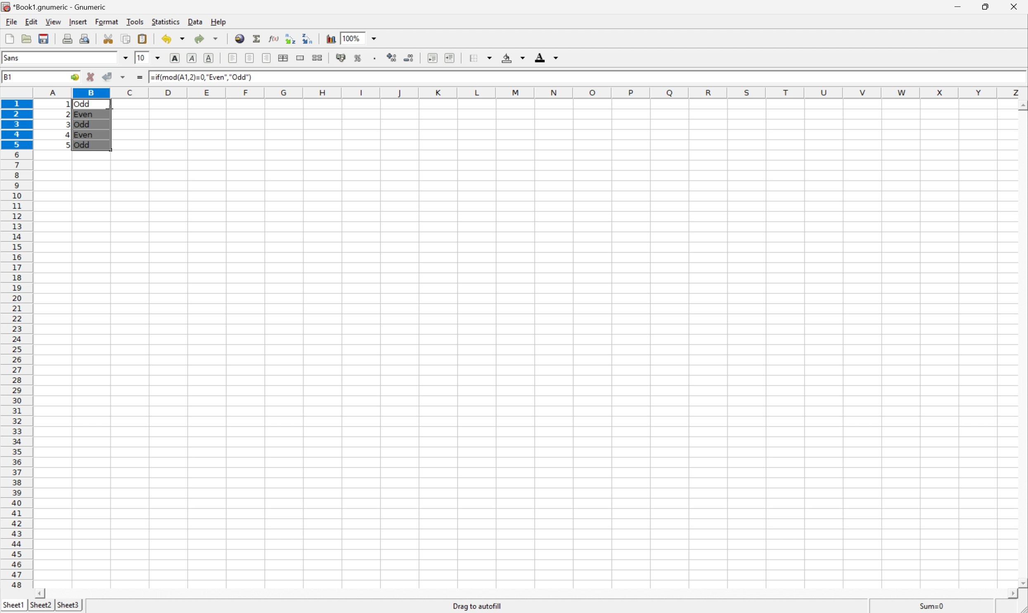  Describe the element at coordinates (1014, 6) in the screenshot. I see `Close` at that location.